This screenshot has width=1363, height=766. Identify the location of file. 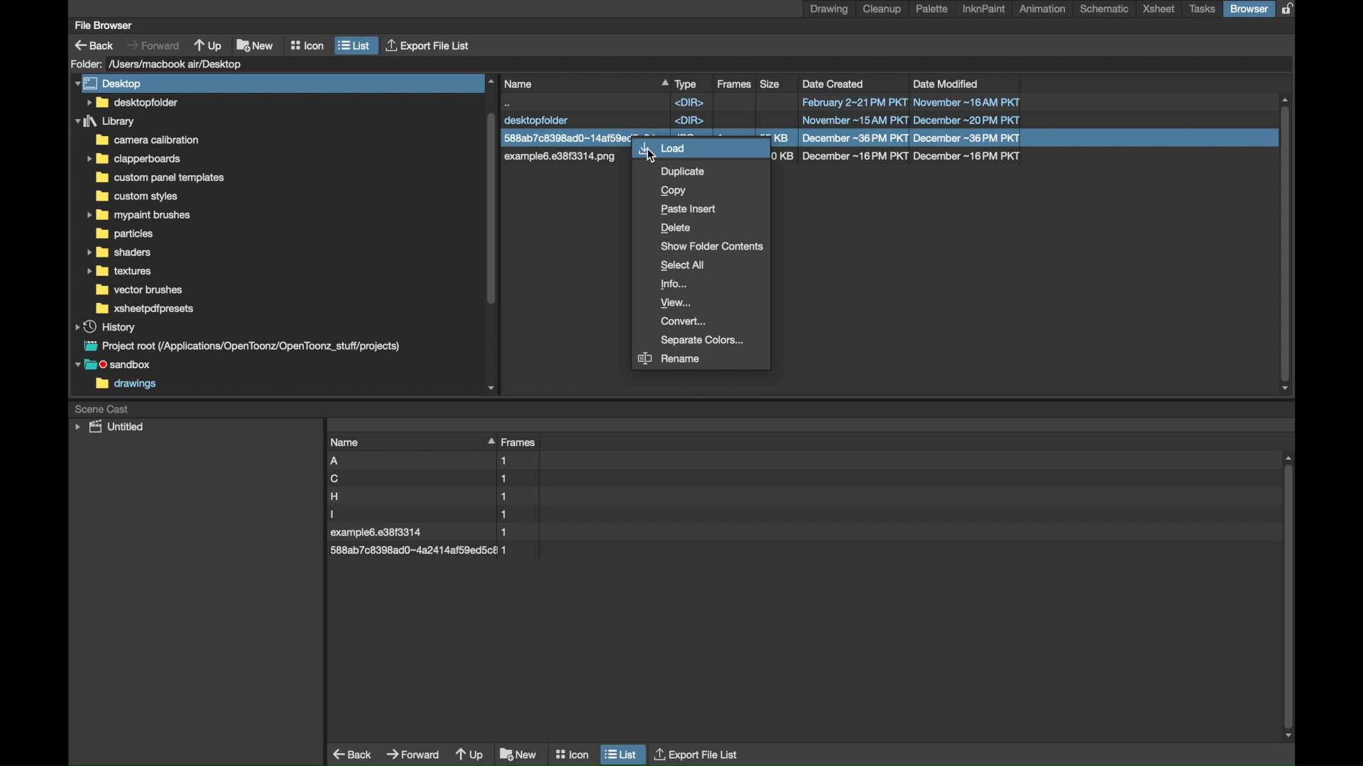
(423, 461).